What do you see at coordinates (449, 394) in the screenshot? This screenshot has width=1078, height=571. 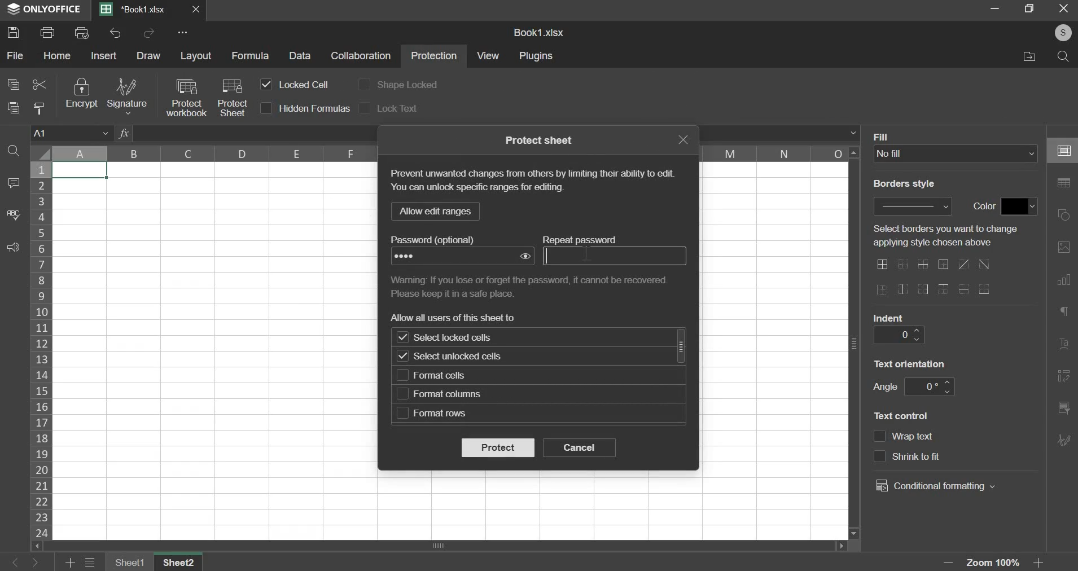 I see `format columns` at bounding box center [449, 394].